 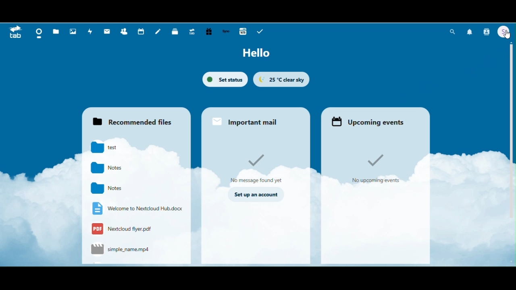 I want to click on No message found yet, so click(x=256, y=168).